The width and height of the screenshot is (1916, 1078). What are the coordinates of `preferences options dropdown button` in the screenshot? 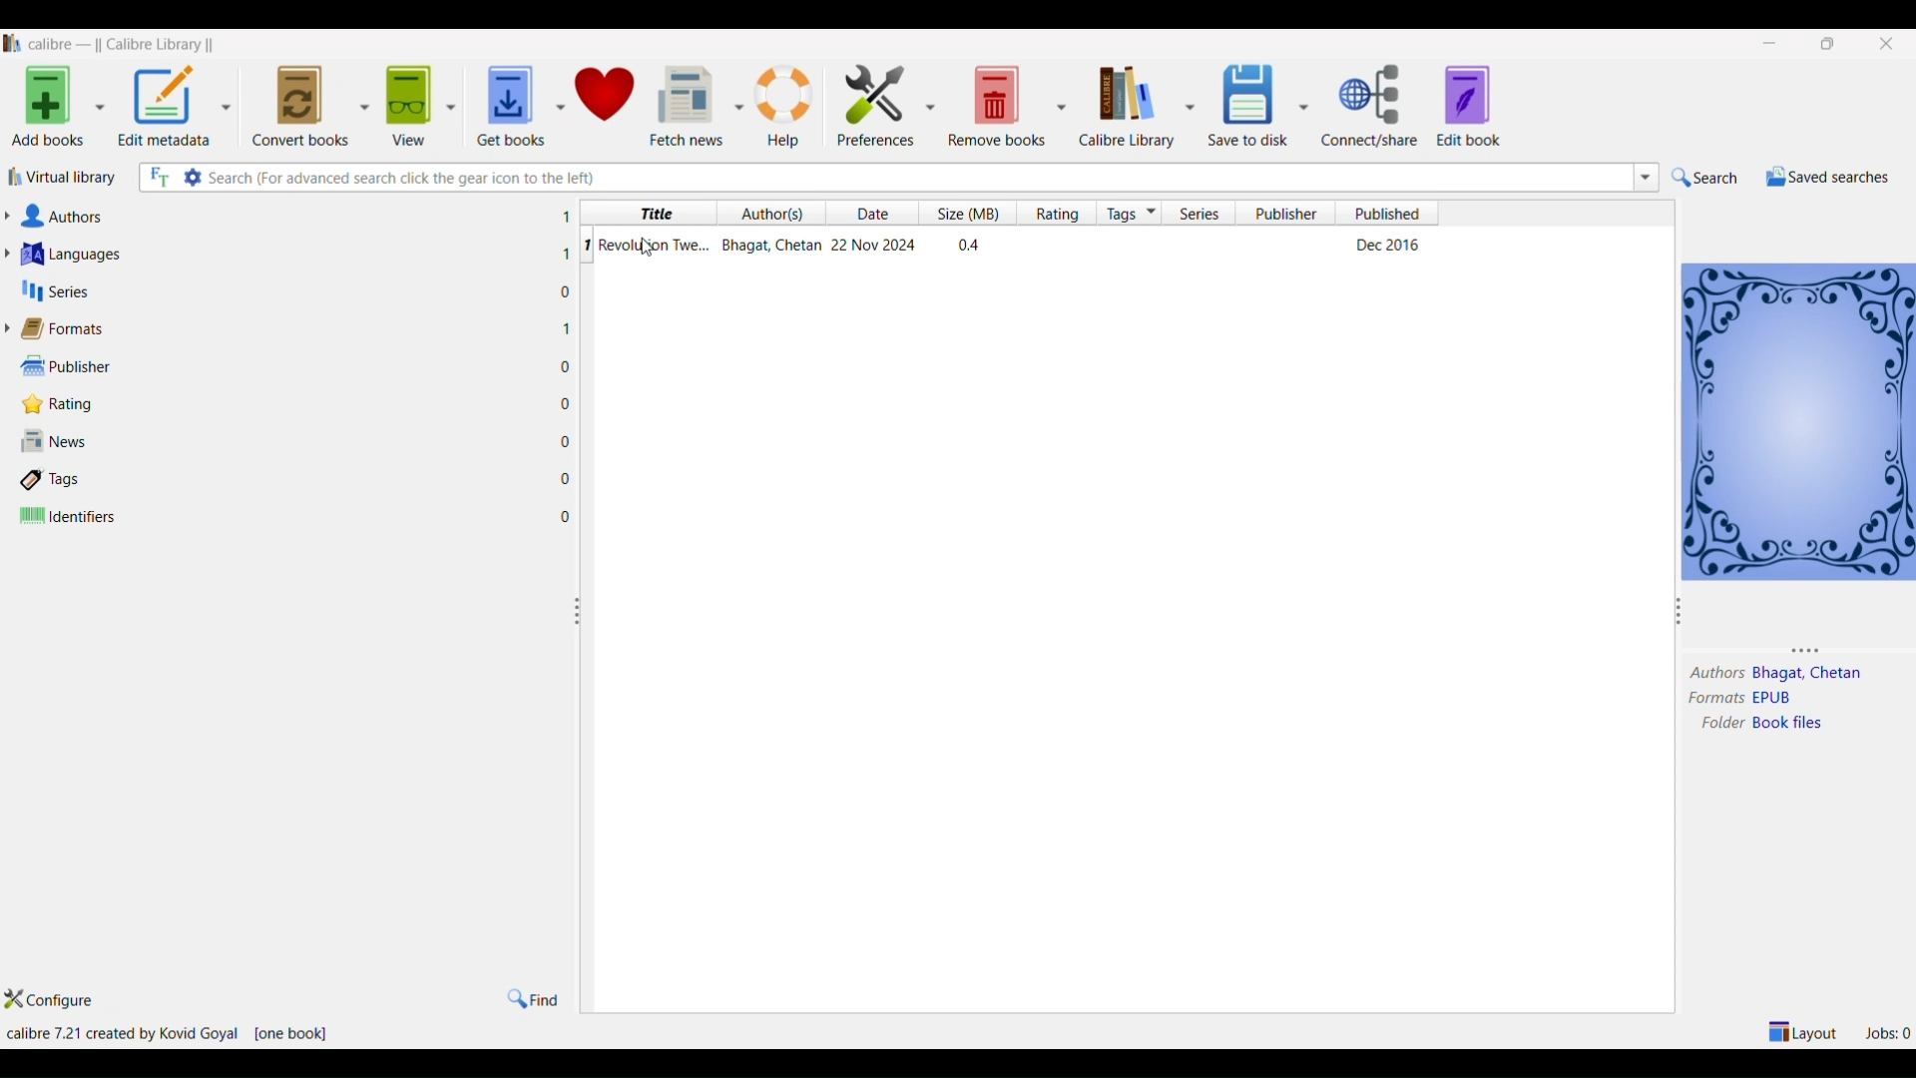 It's located at (932, 106).